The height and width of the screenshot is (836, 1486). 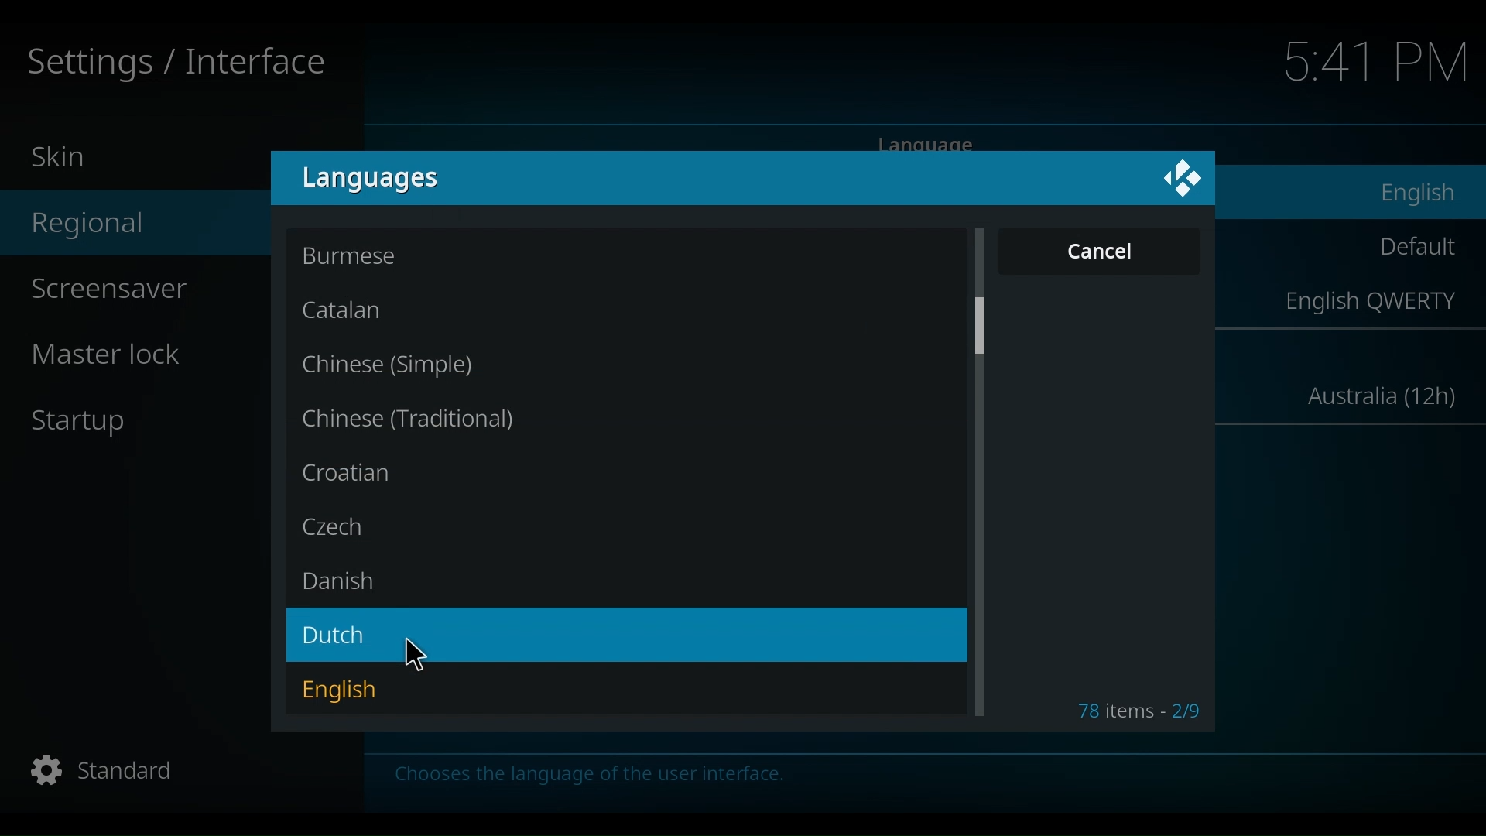 I want to click on Dutch, so click(x=623, y=634).